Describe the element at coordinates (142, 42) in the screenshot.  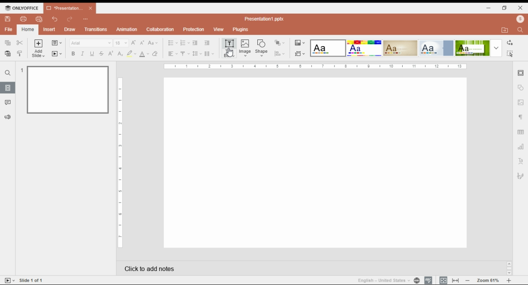
I see `decrement font size` at that location.